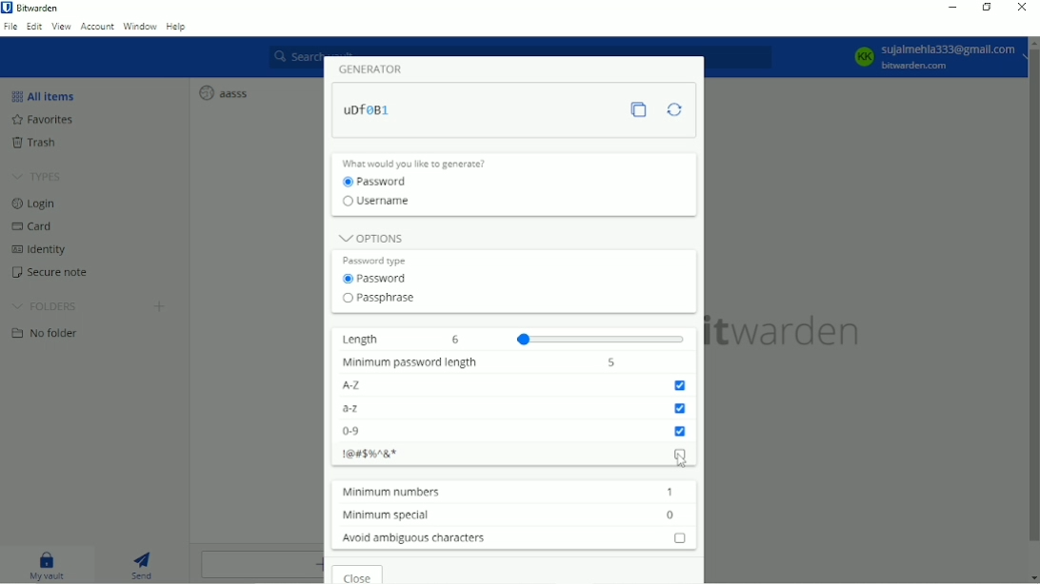 The image size is (1040, 584). What do you see at coordinates (60, 272) in the screenshot?
I see `Secure note` at bounding box center [60, 272].